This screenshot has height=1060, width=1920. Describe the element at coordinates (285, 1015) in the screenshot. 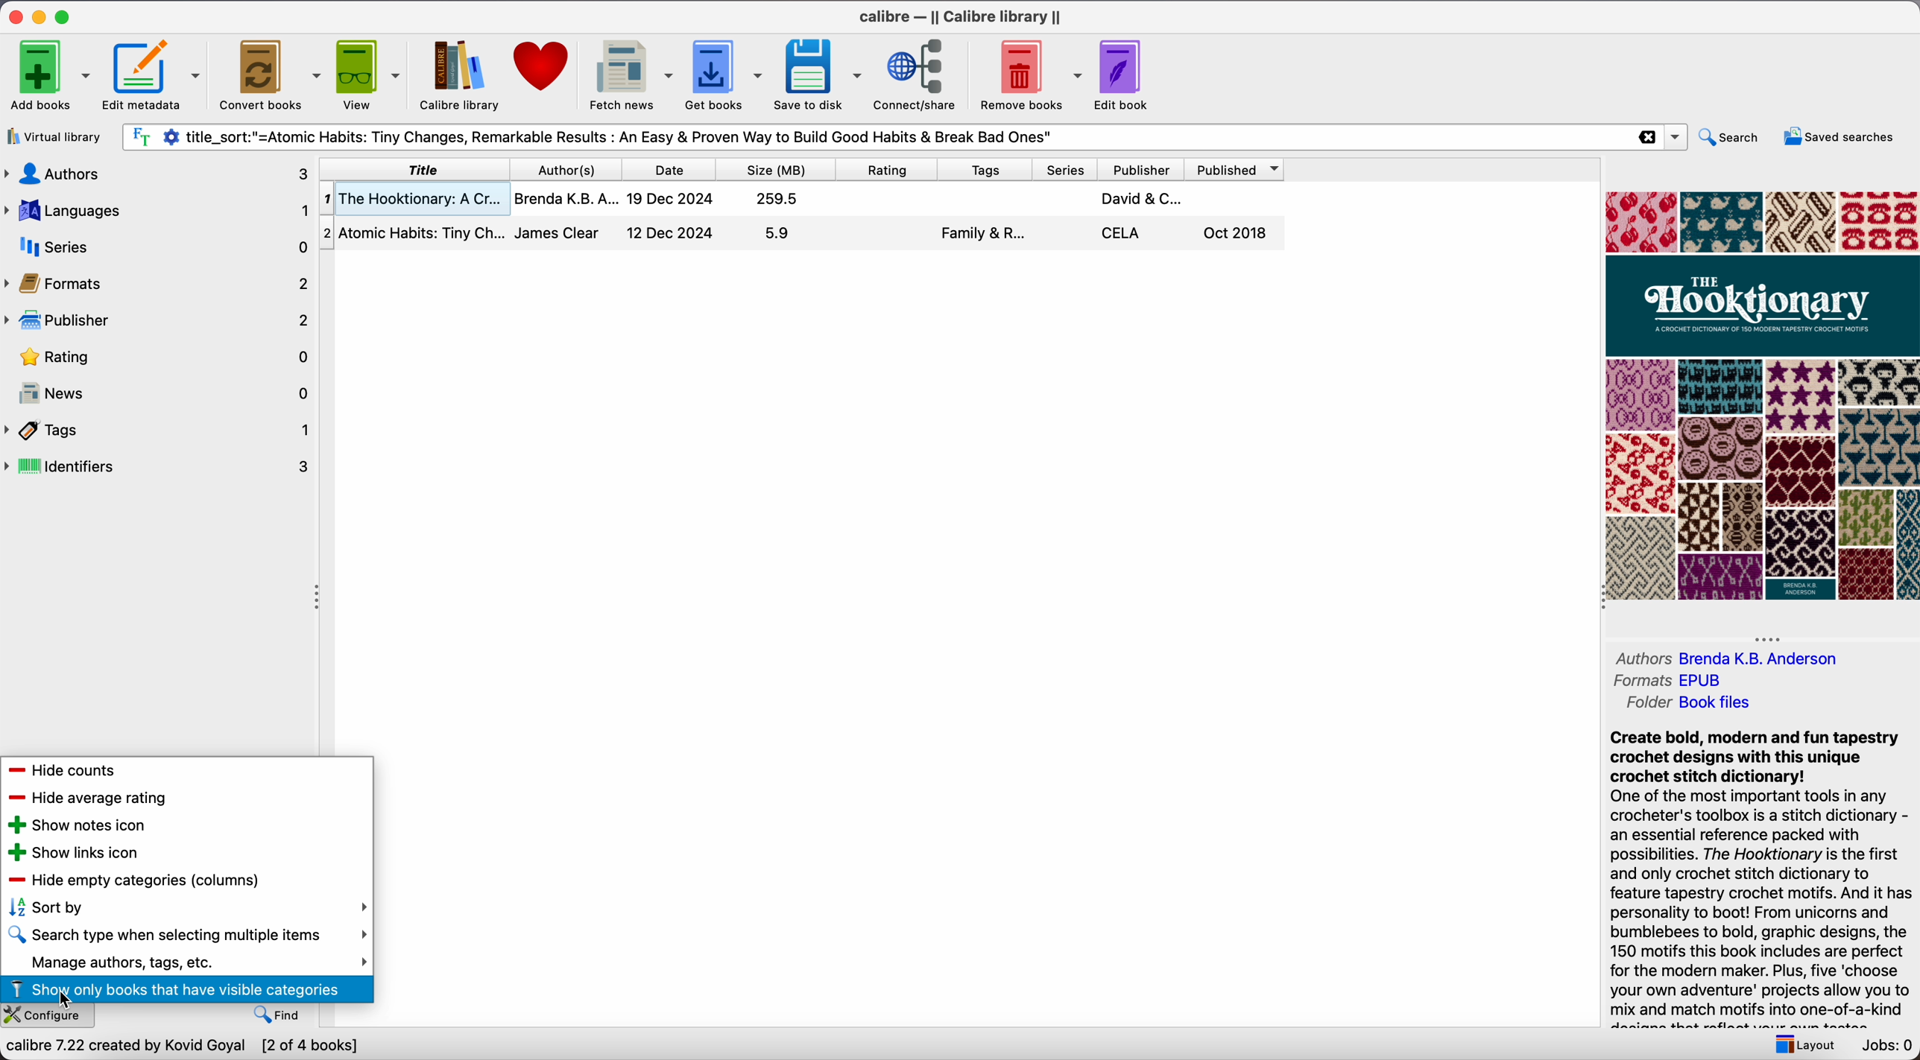

I see `Find` at that location.